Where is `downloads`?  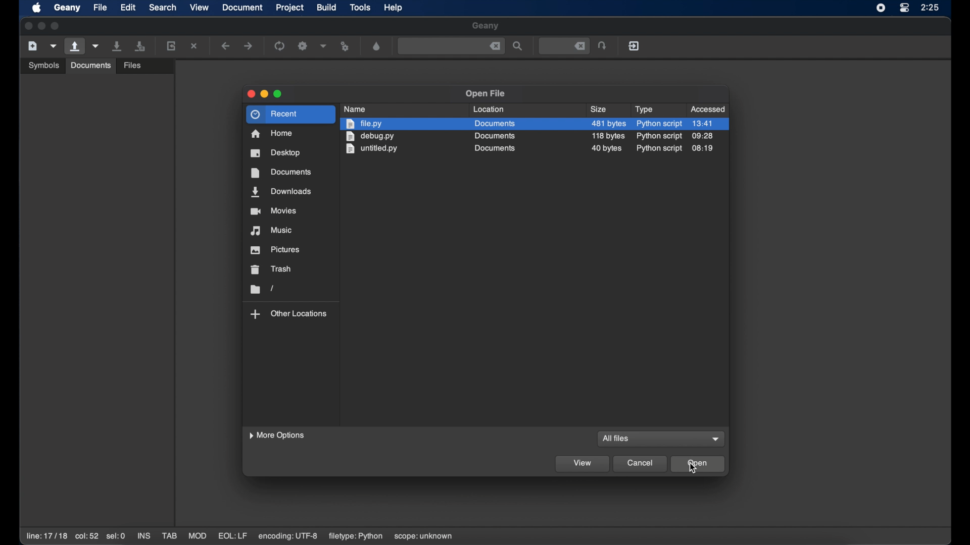
downloads is located at coordinates (281, 192).